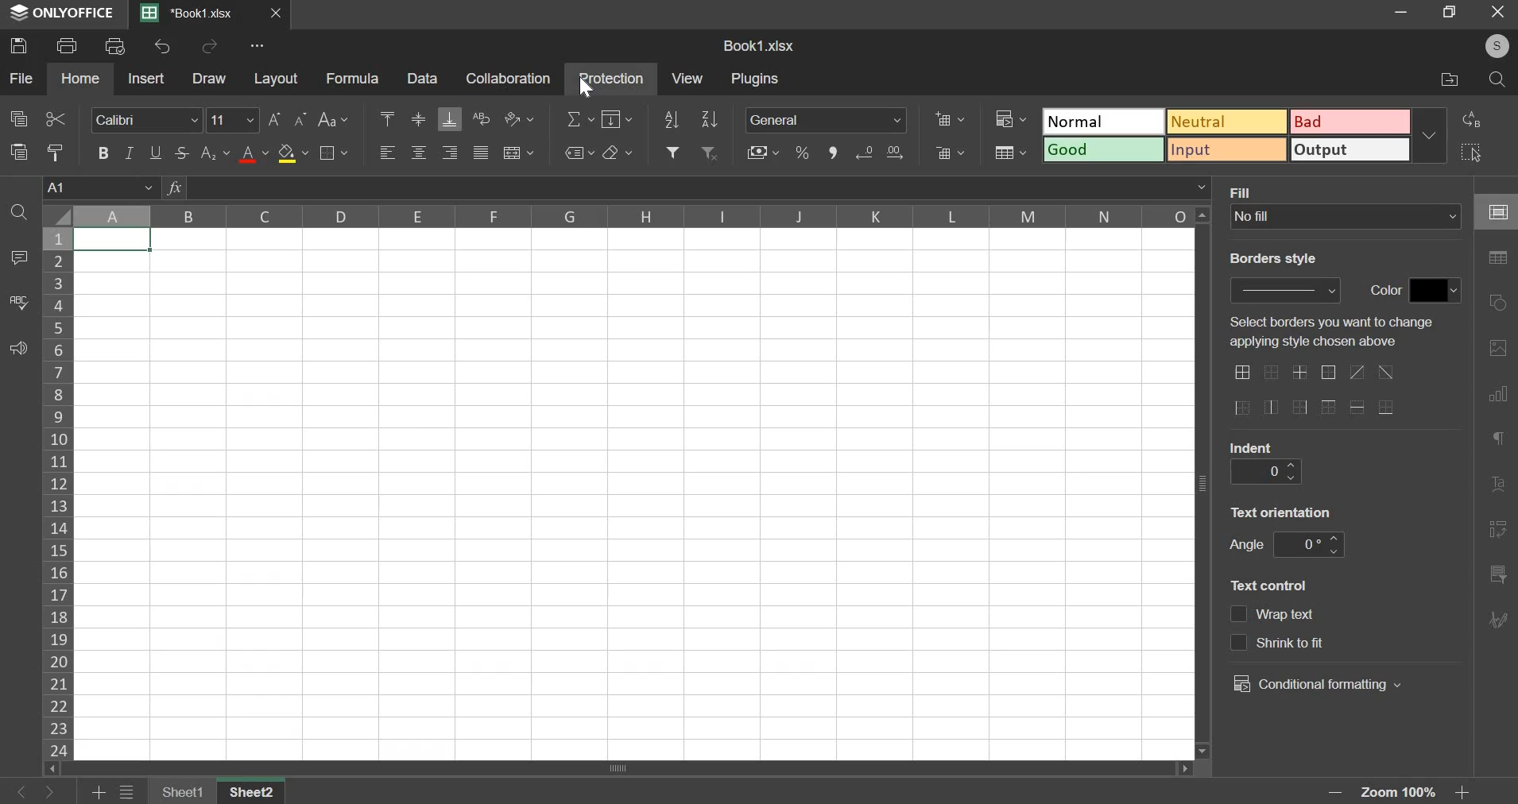 The width and height of the screenshot is (1518, 804). Describe the element at coordinates (1500, 392) in the screenshot. I see `right side bar` at that location.